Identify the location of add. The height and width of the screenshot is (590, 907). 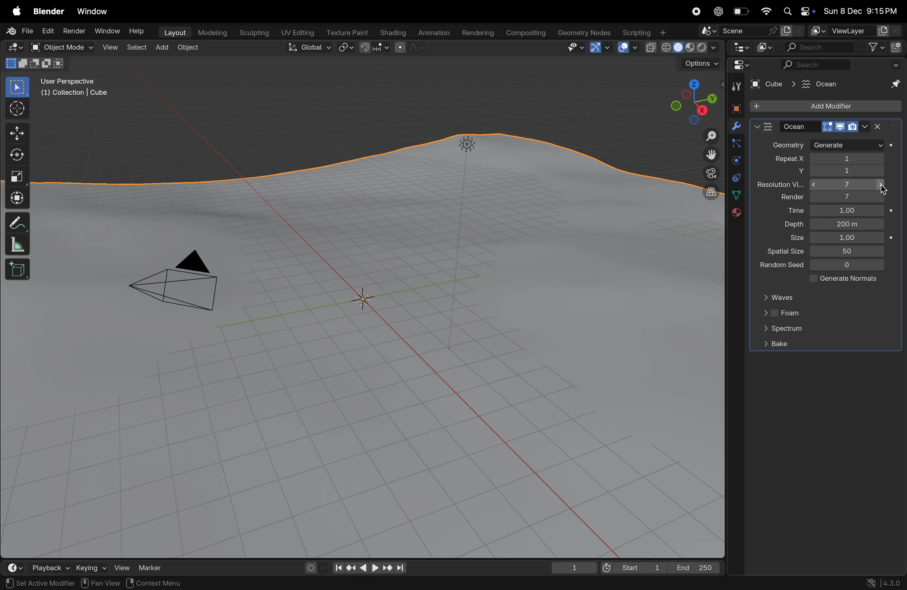
(165, 48).